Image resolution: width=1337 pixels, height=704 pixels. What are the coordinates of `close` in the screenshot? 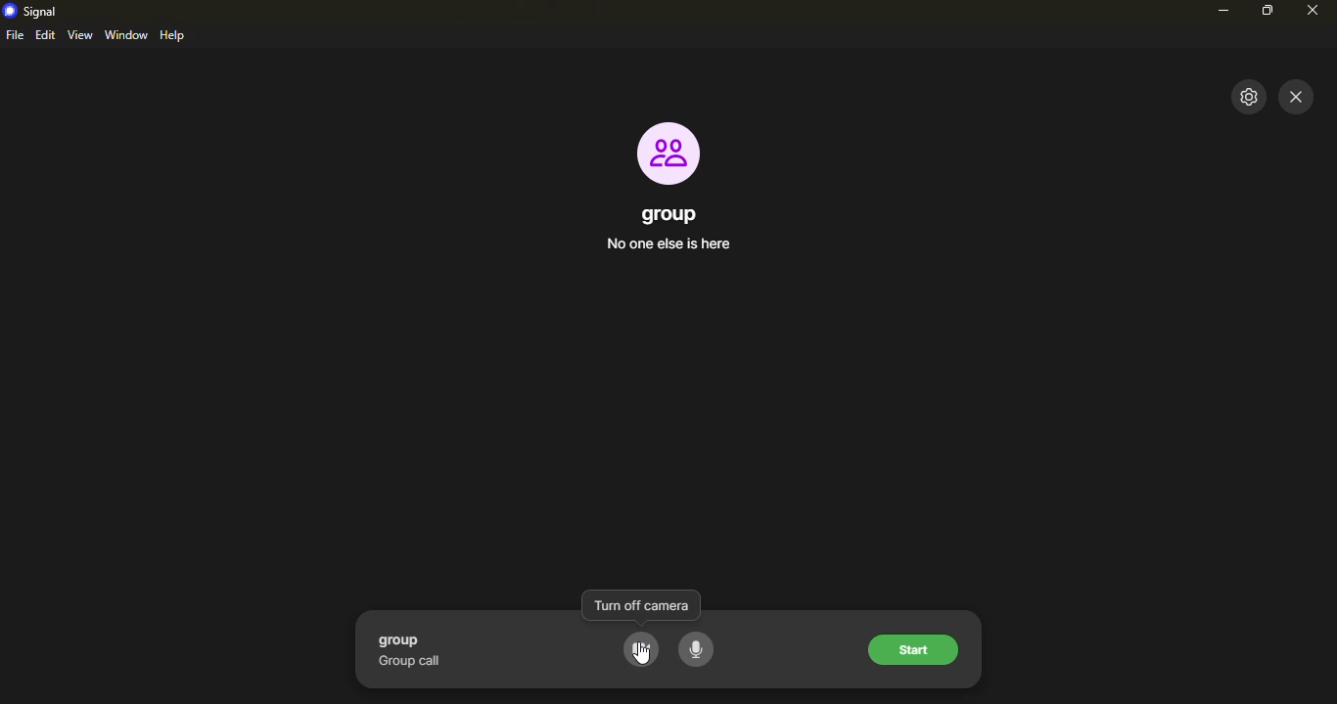 It's located at (1299, 98).